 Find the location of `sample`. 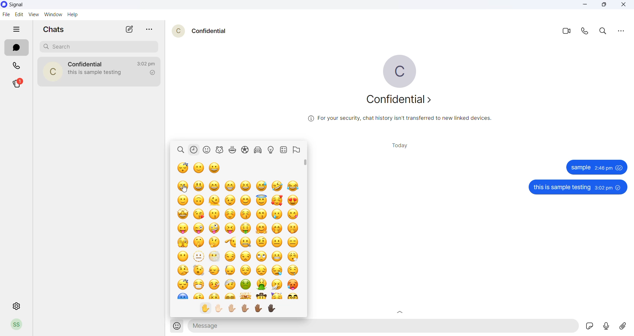

sample is located at coordinates (581, 167).